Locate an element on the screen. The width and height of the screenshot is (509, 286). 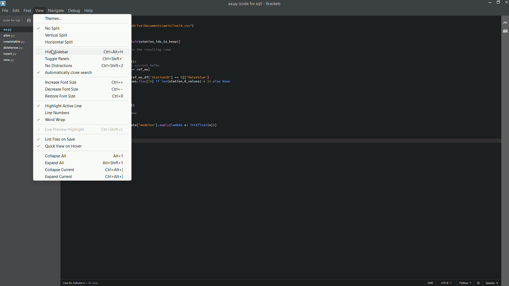
find menu is located at coordinates (27, 10).